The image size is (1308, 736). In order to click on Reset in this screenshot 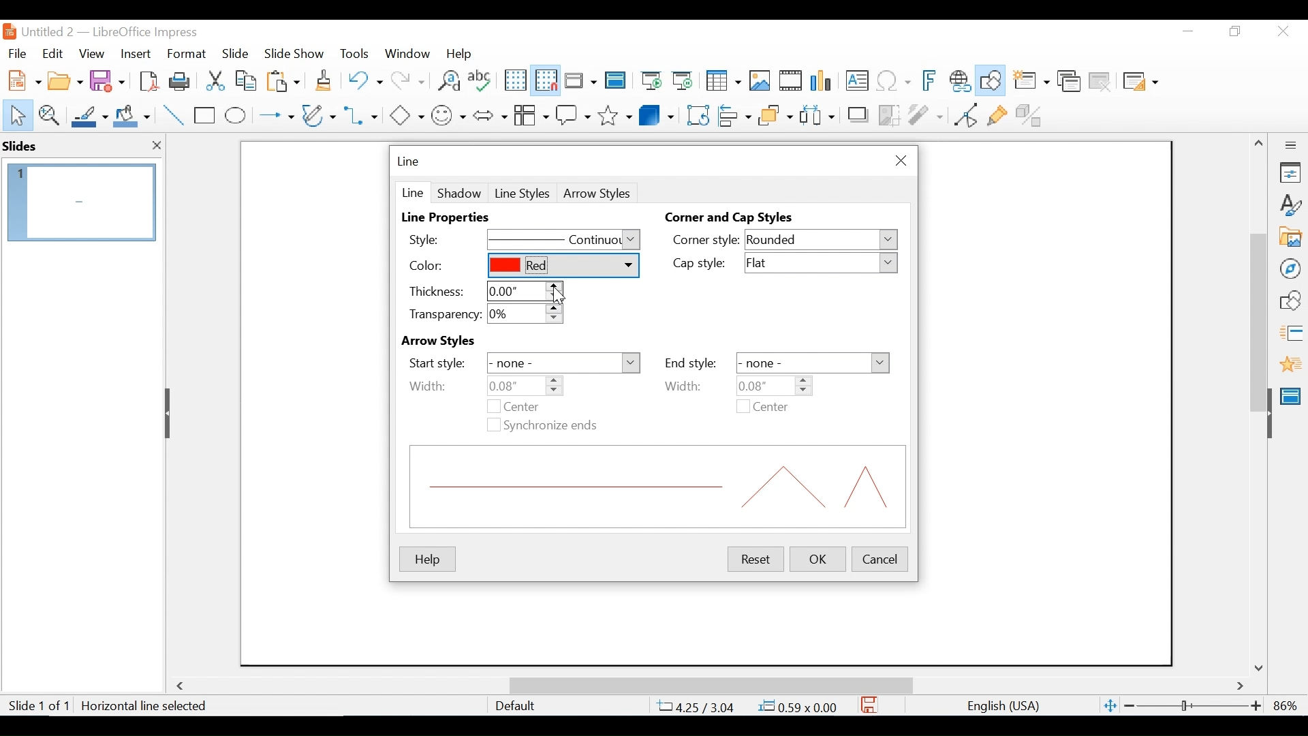, I will do `click(753, 559)`.